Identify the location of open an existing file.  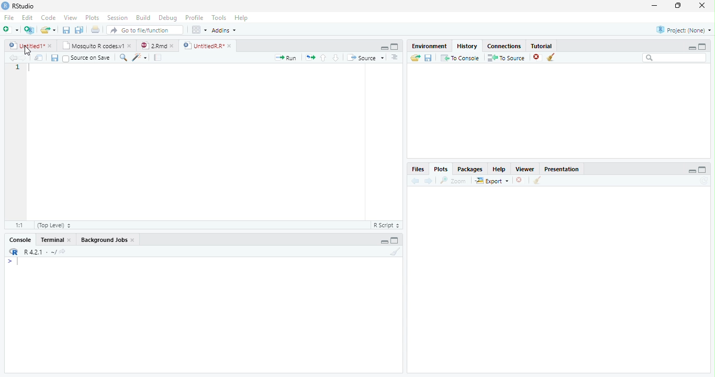
(47, 30).